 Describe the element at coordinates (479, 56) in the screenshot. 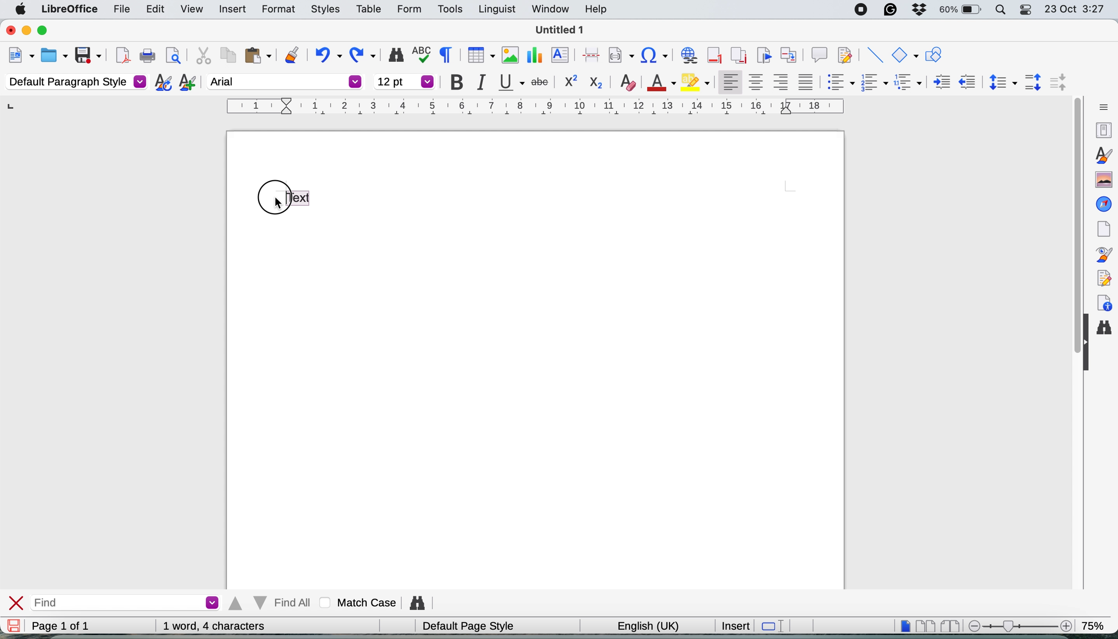

I see `insert table` at that location.